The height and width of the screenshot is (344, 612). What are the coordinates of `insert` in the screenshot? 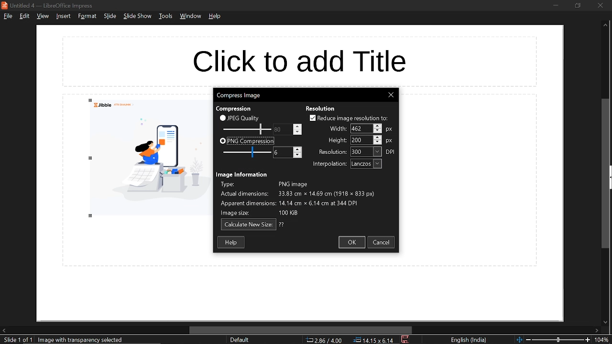 It's located at (62, 16).